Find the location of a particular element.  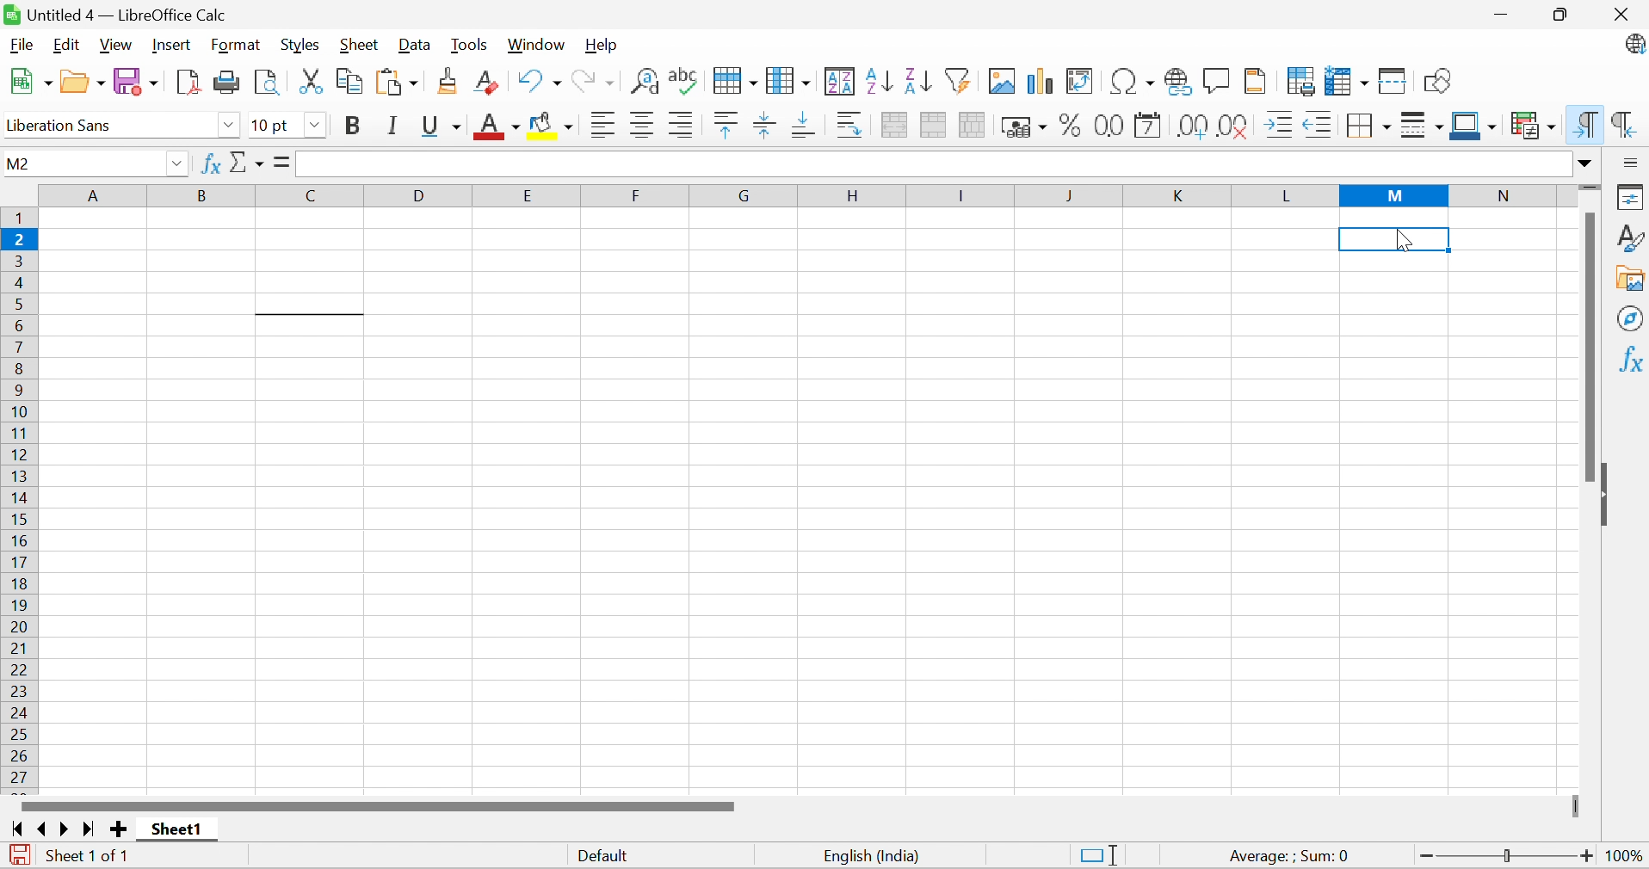

Insert hyperlink is located at coordinates (1175, 82).